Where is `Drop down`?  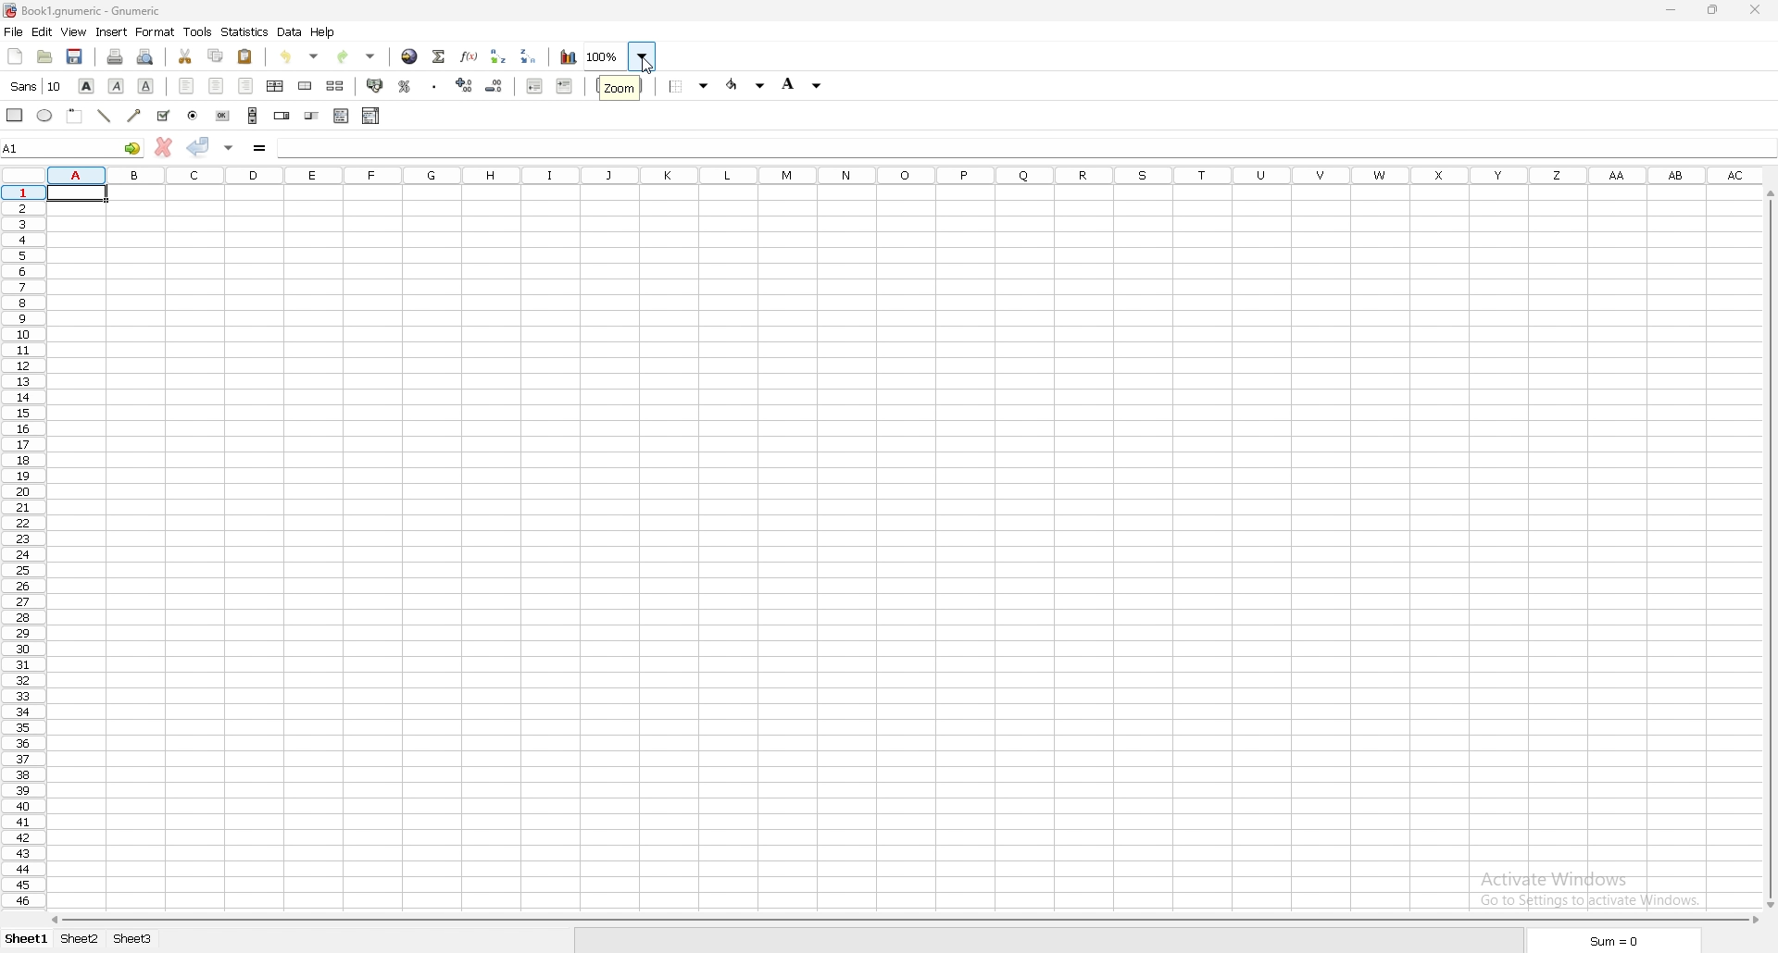
Drop down is located at coordinates (642, 56).